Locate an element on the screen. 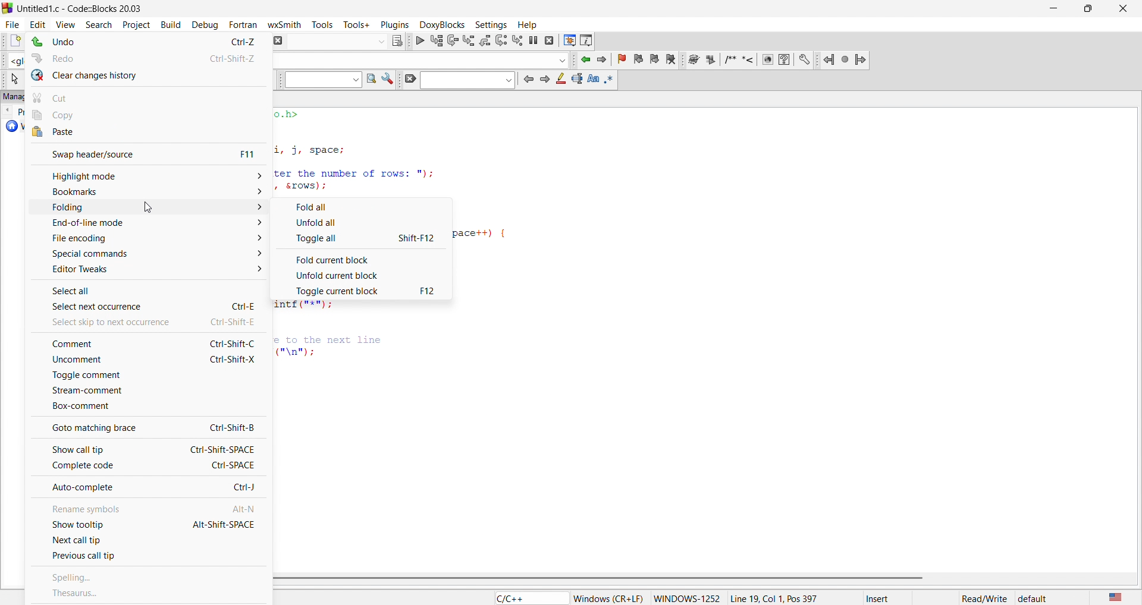  web is located at coordinates (766, 59).